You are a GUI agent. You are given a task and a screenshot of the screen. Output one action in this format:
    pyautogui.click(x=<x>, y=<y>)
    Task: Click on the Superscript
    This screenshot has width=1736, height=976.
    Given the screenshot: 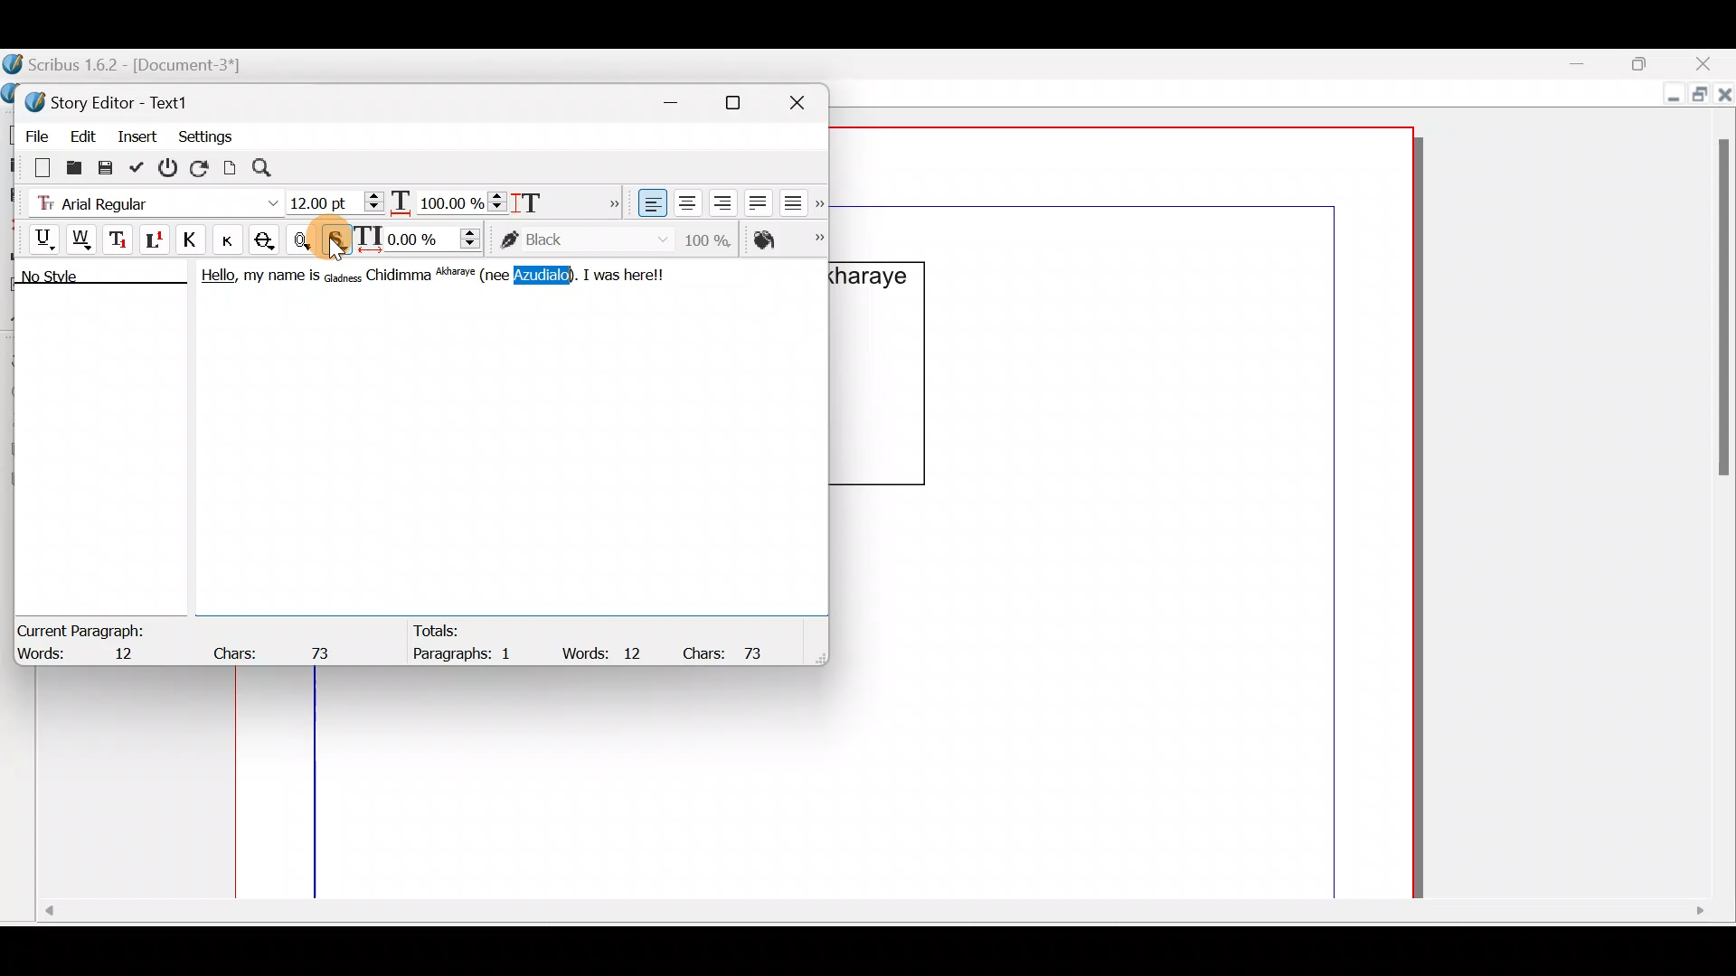 What is the action you would take?
    pyautogui.click(x=156, y=242)
    